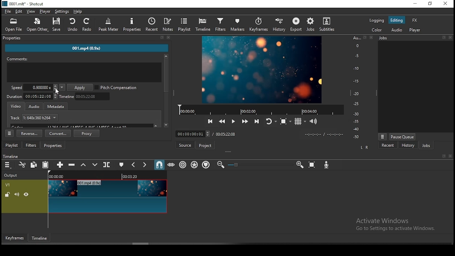 This screenshot has height=256, width=455. I want to click on filters, so click(220, 24).